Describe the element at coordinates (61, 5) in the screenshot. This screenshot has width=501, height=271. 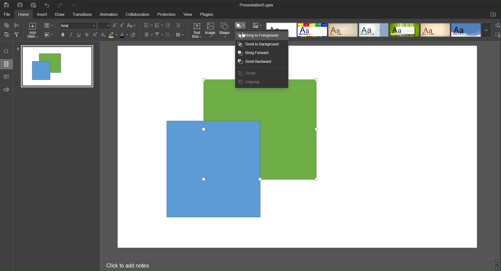
I see `Redo` at that location.